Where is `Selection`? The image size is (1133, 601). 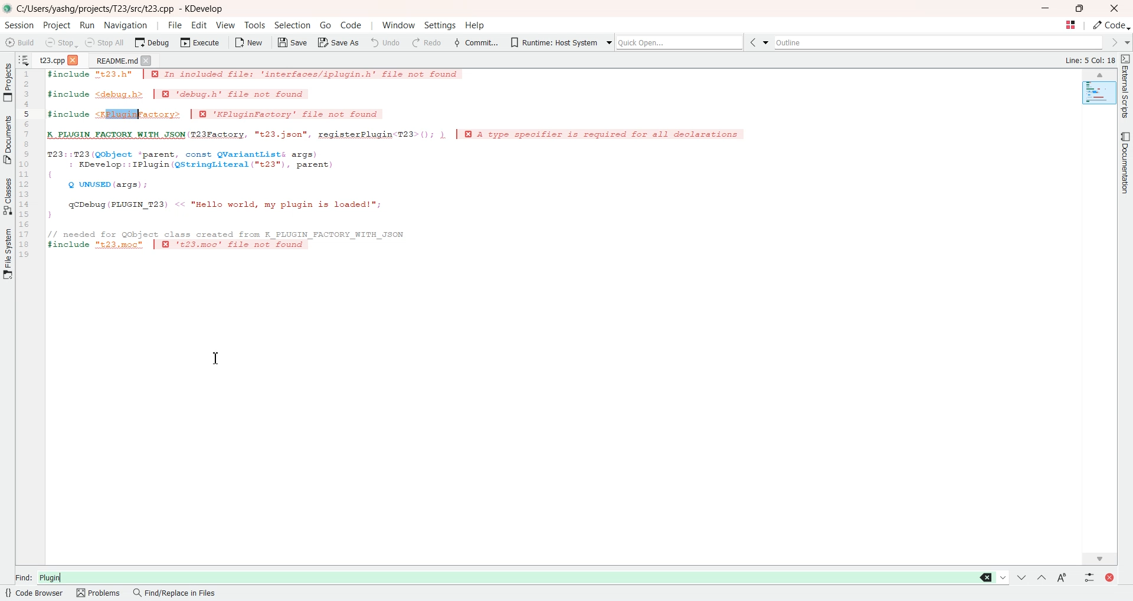 Selection is located at coordinates (293, 25).